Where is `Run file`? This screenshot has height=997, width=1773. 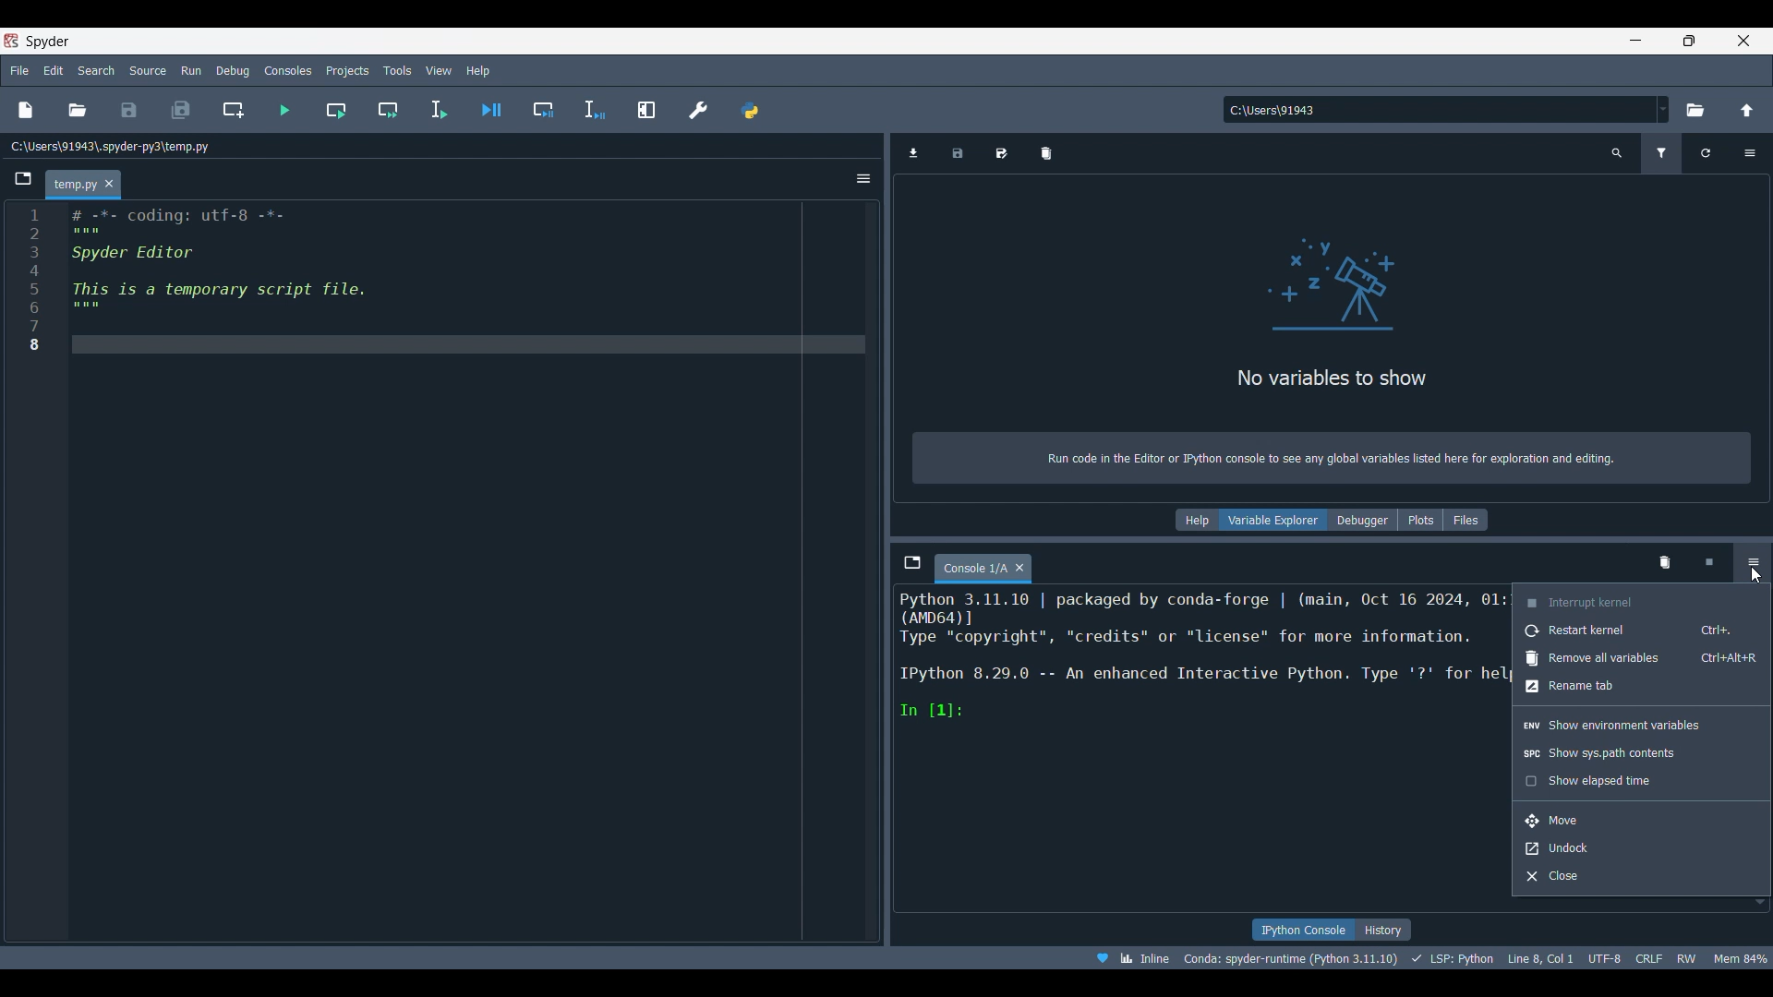
Run file is located at coordinates (284, 110).